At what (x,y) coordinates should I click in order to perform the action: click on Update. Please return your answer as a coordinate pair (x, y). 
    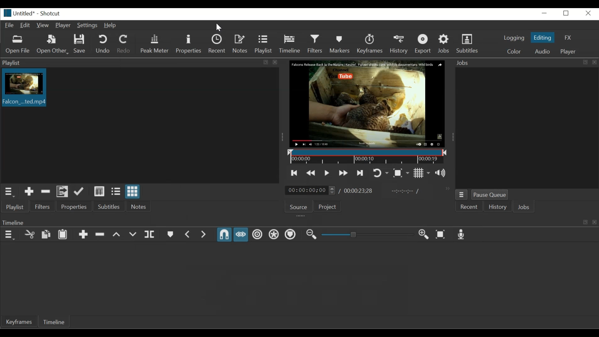
    Looking at the image, I should click on (80, 192).